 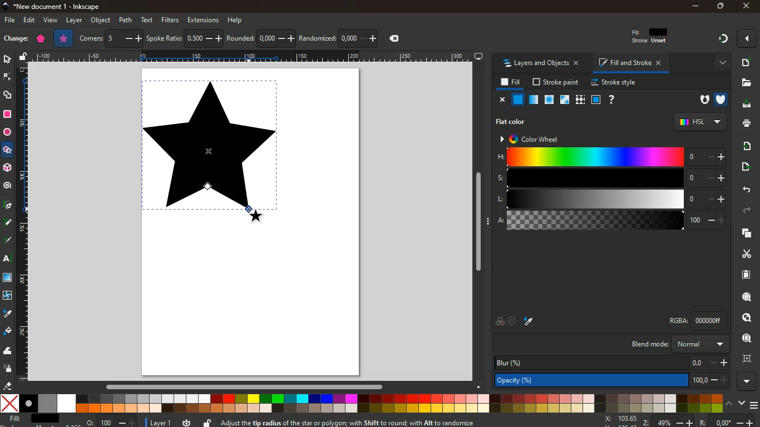 I want to click on color wheel, so click(x=533, y=140).